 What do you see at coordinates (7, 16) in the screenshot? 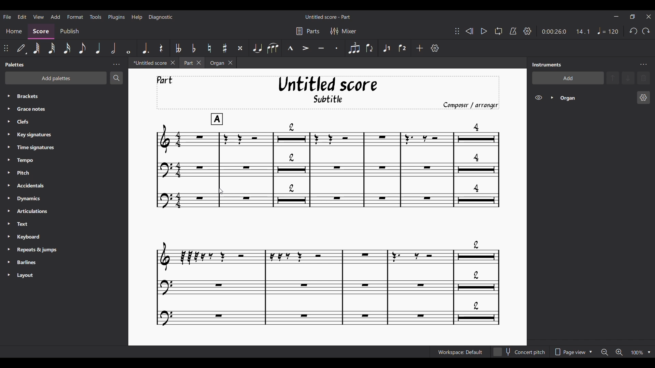
I see `File menu` at bounding box center [7, 16].